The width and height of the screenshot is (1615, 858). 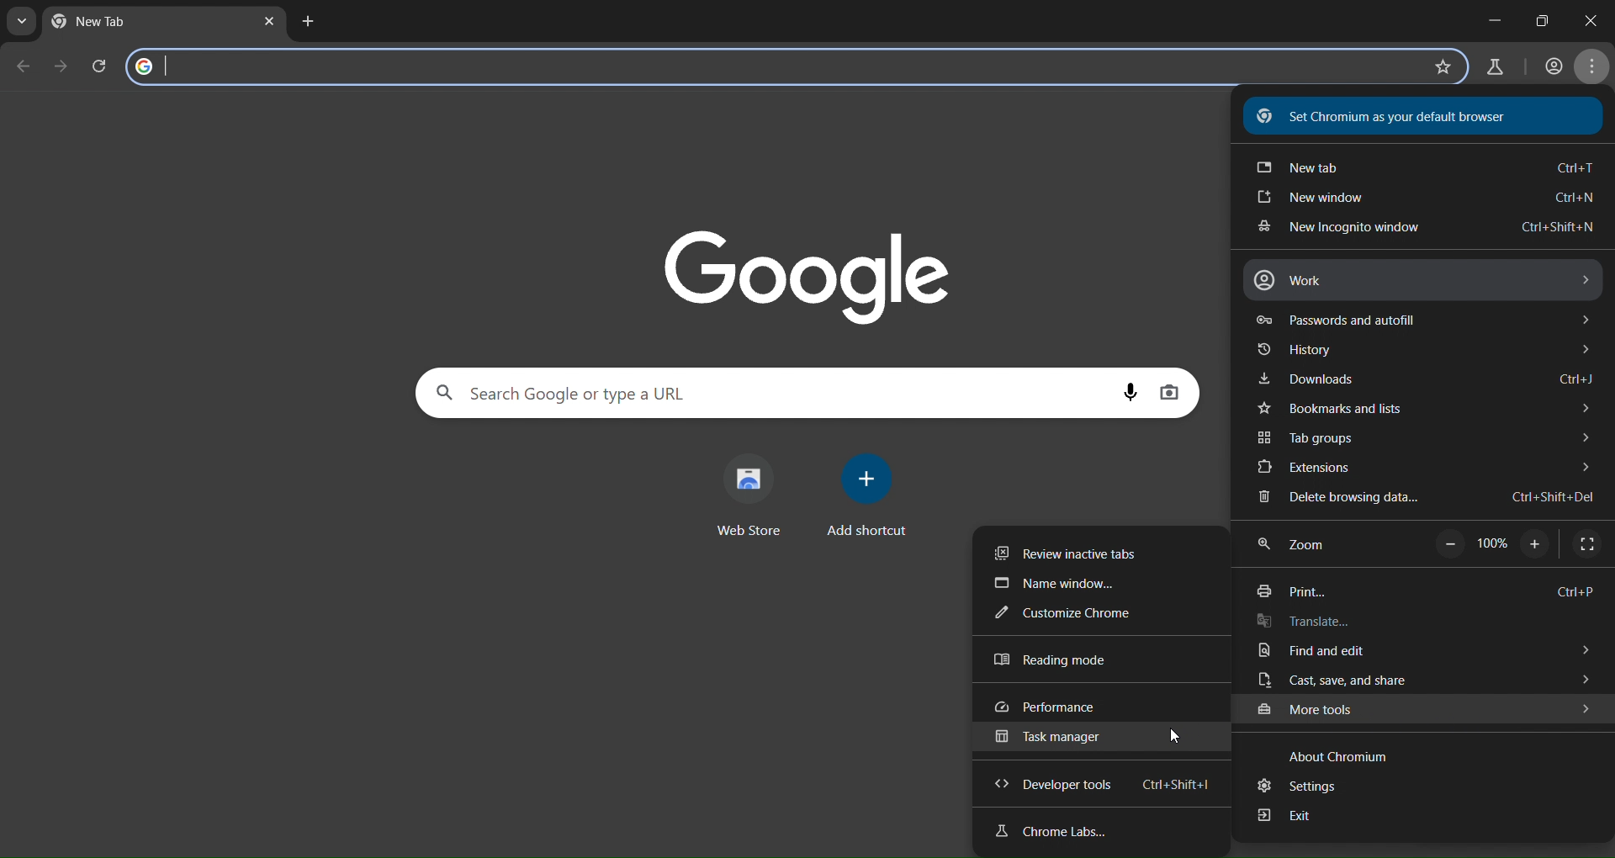 What do you see at coordinates (1424, 165) in the screenshot?
I see `new tab` at bounding box center [1424, 165].